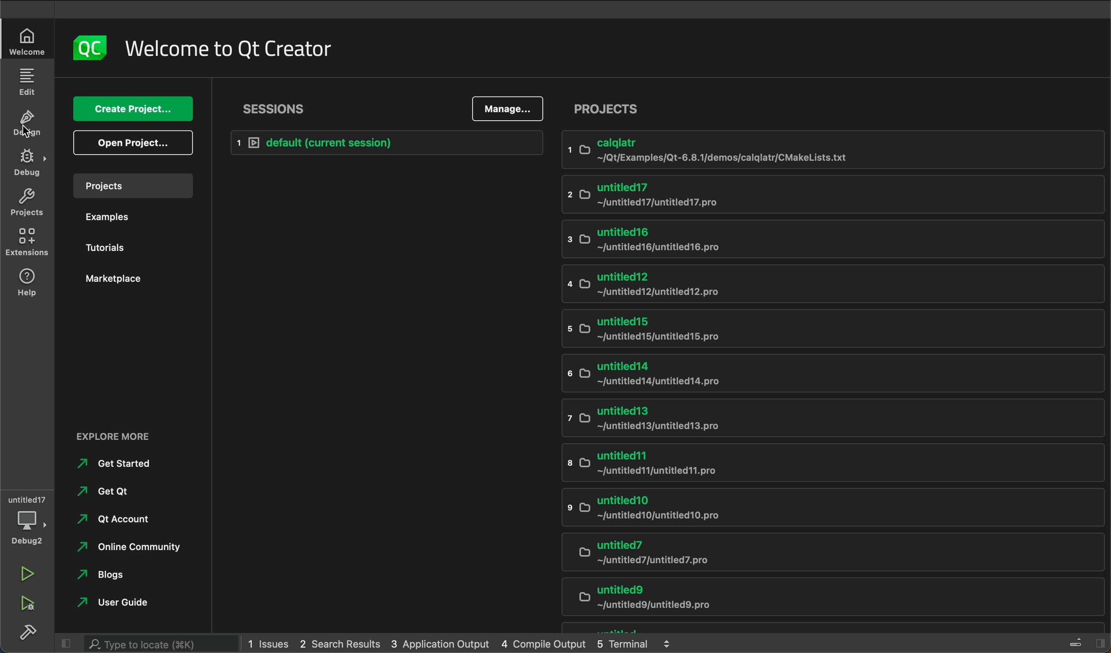 This screenshot has height=653, width=1111. What do you see at coordinates (268, 643) in the screenshot?
I see `1 Issues` at bounding box center [268, 643].